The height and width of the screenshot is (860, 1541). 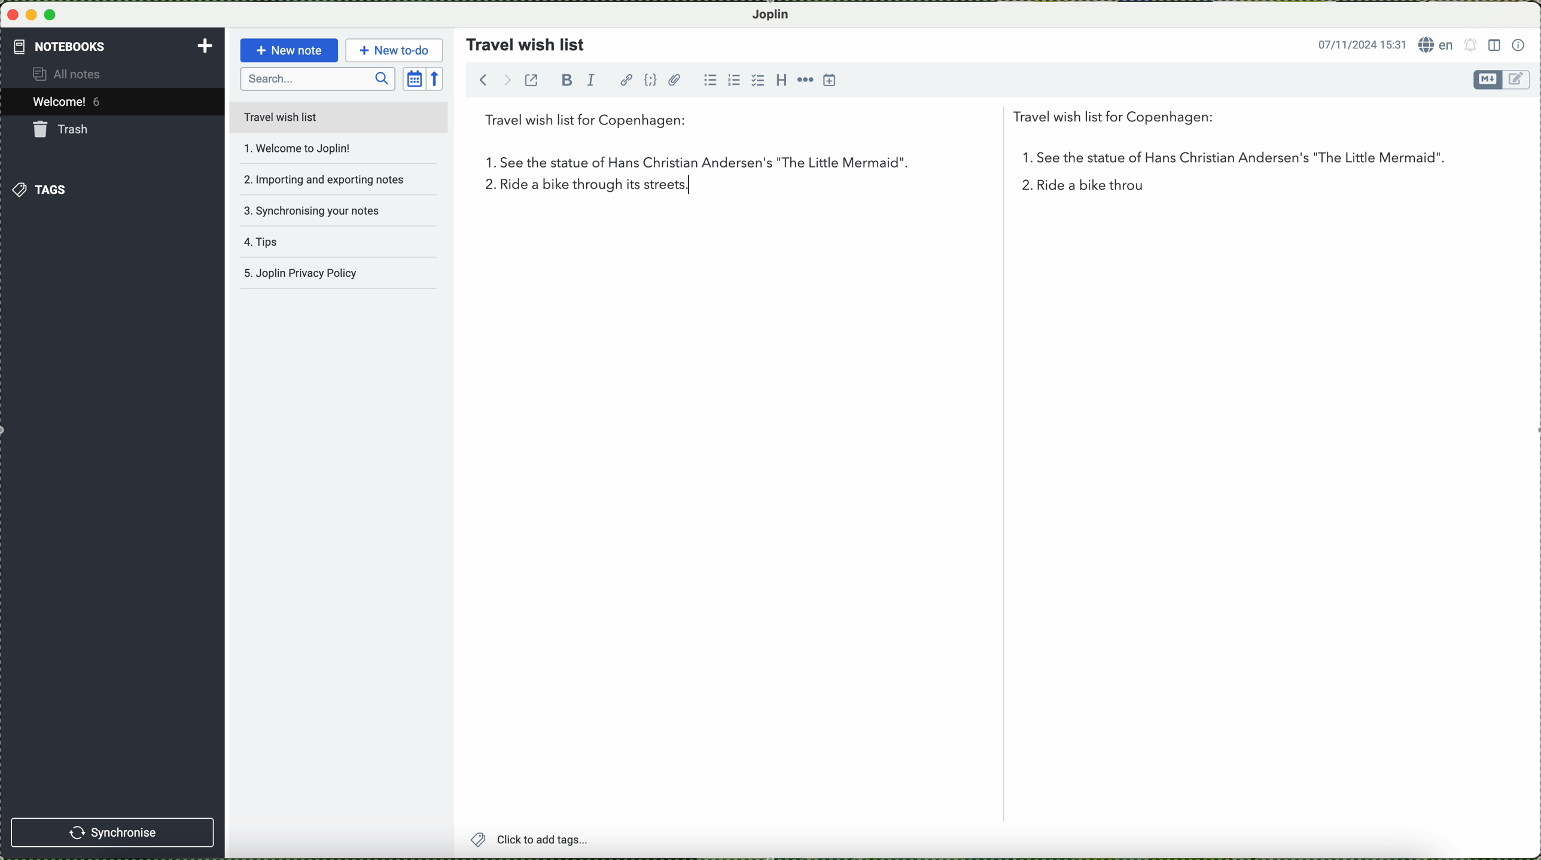 I want to click on language, so click(x=1436, y=45).